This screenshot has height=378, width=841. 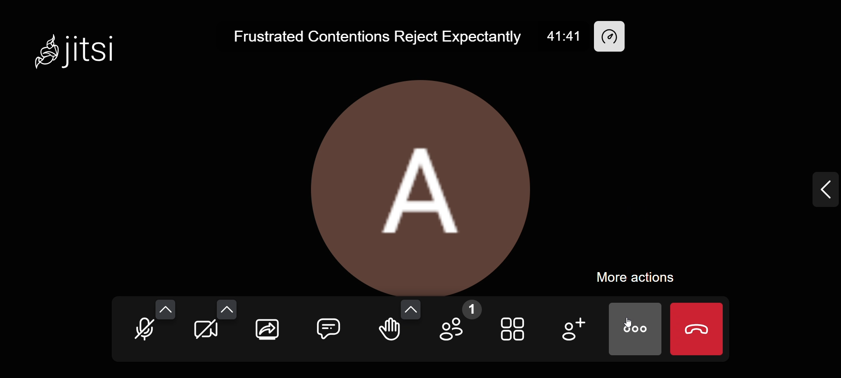 I want to click on display picture, so click(x=429, y=184).